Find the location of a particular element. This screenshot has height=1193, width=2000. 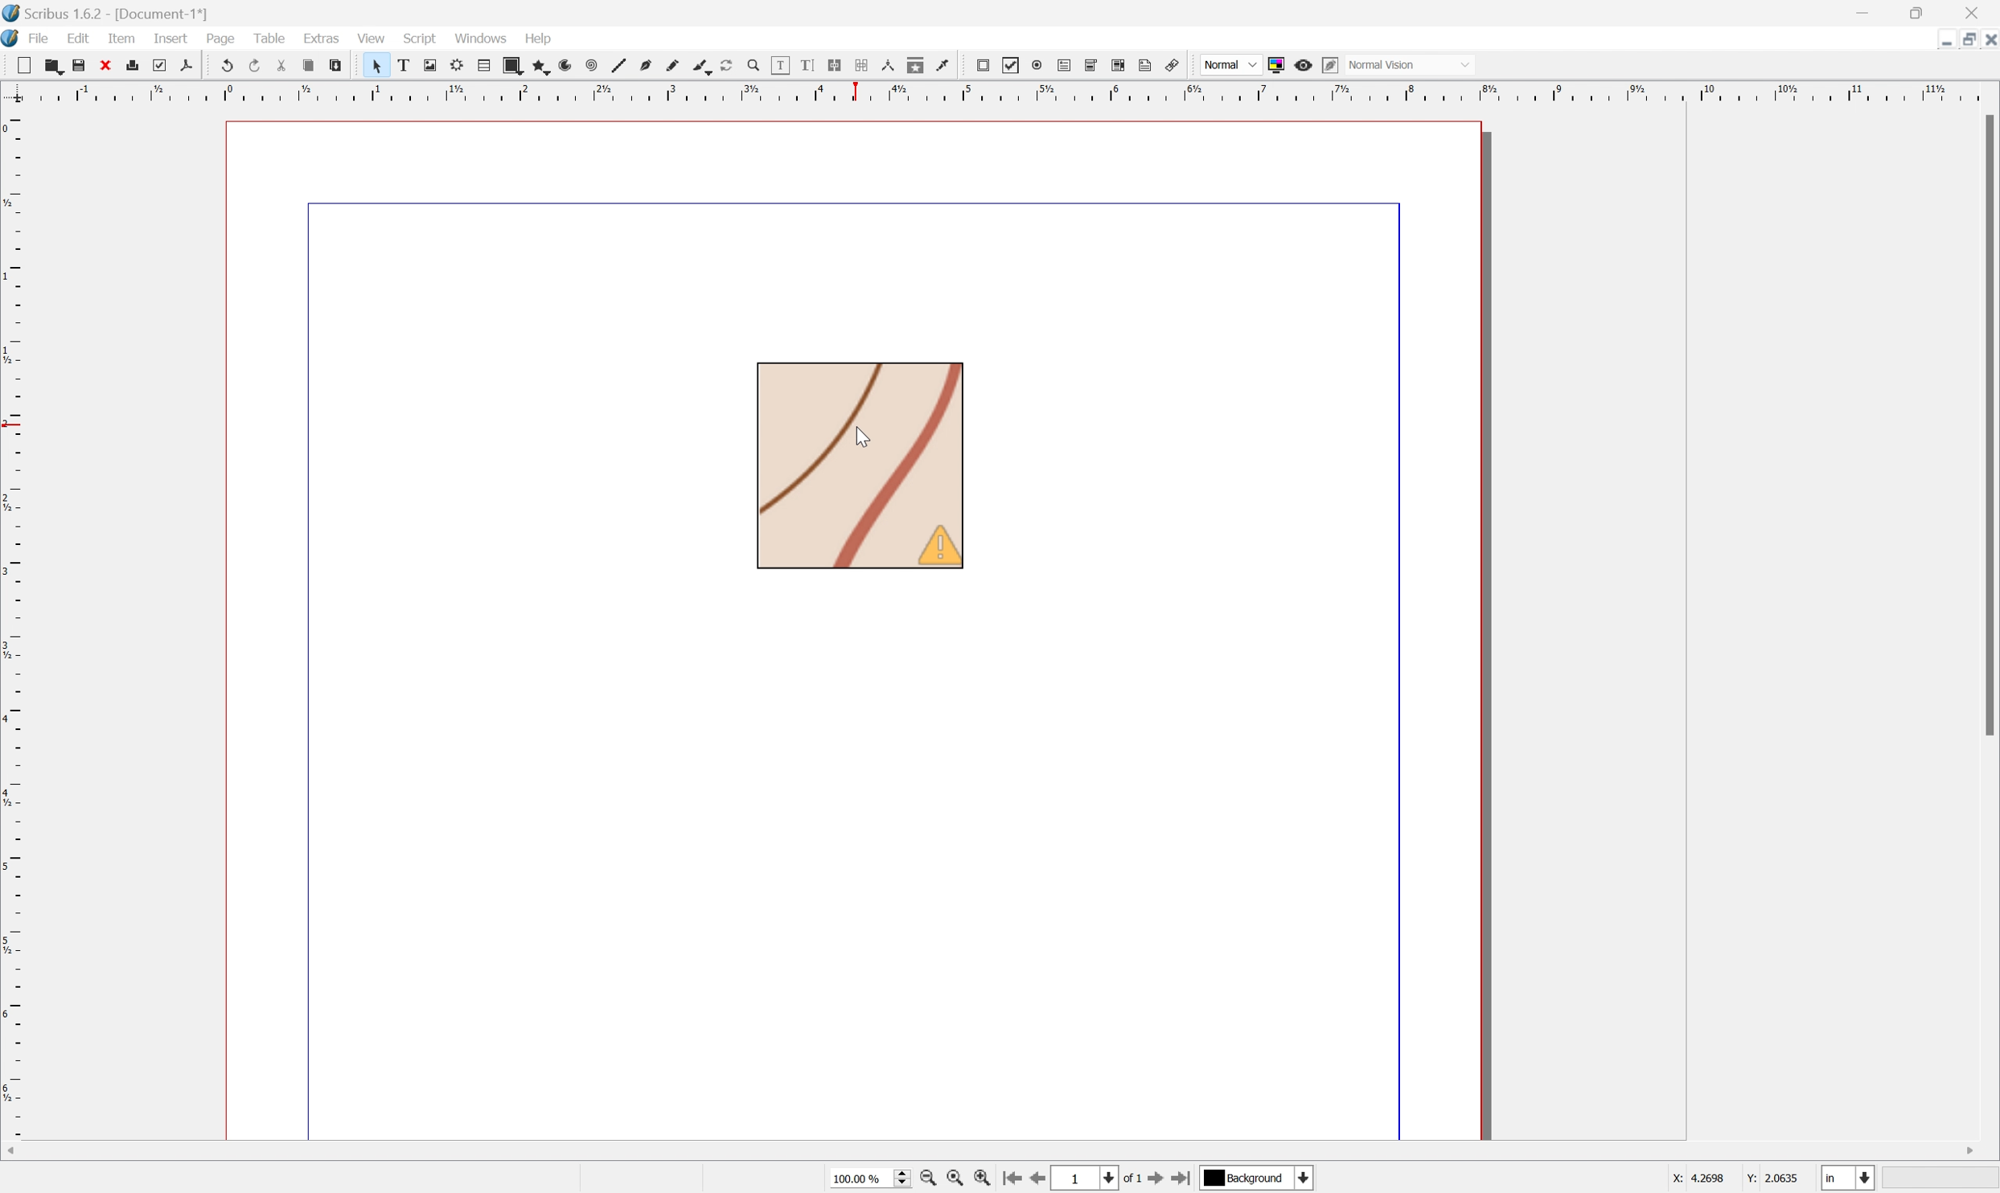

Edit text with story editor is located at coordinates (815, 65).